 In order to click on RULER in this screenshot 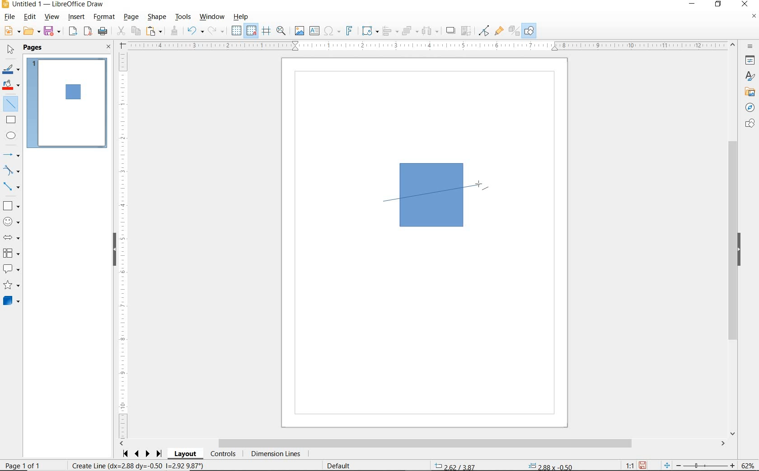, I will do `click(123, 245)`.